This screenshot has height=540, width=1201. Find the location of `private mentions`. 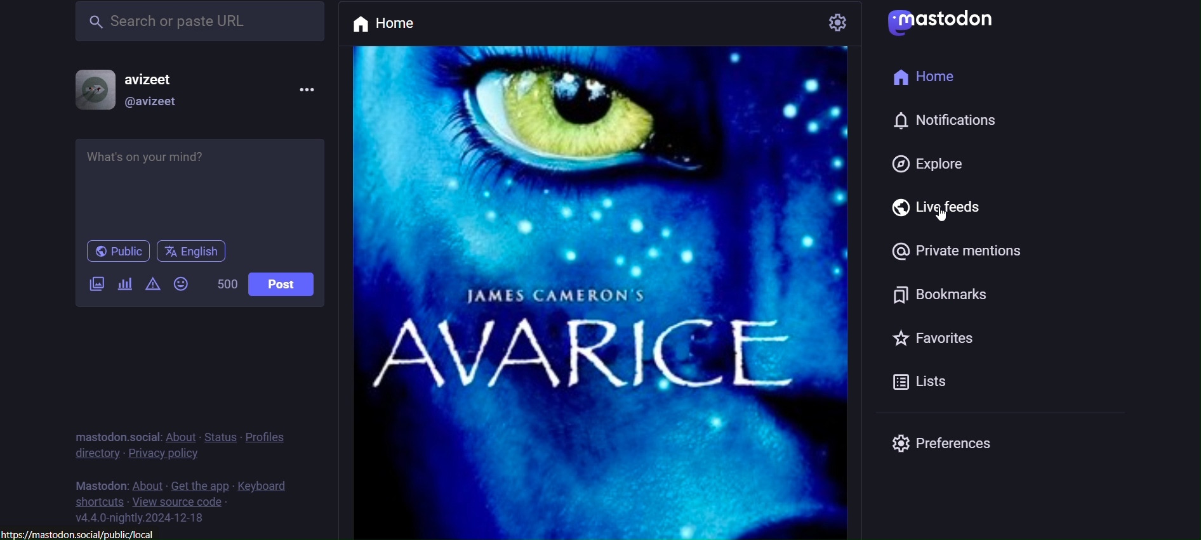

private mentions is located at coordinates (965, 254).